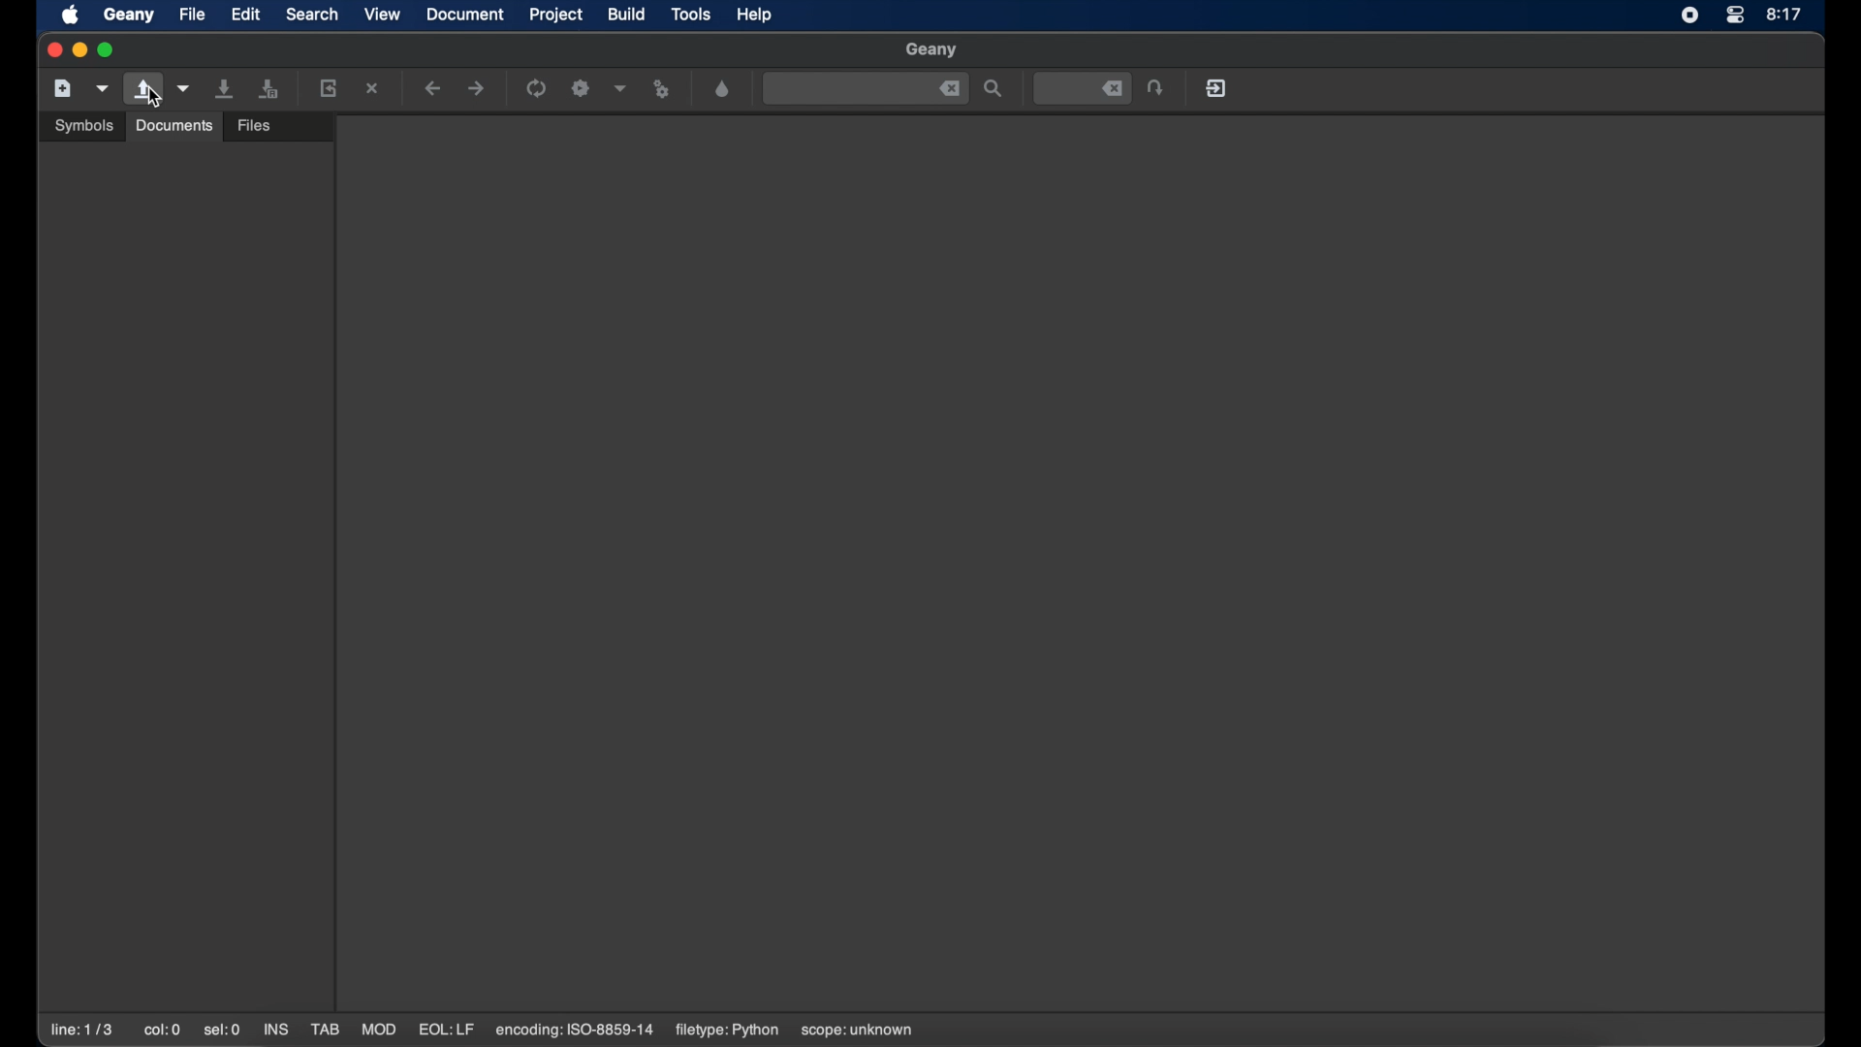 This screenshot has height=1047, width=1861. I want to click on help, so click(754, 15).